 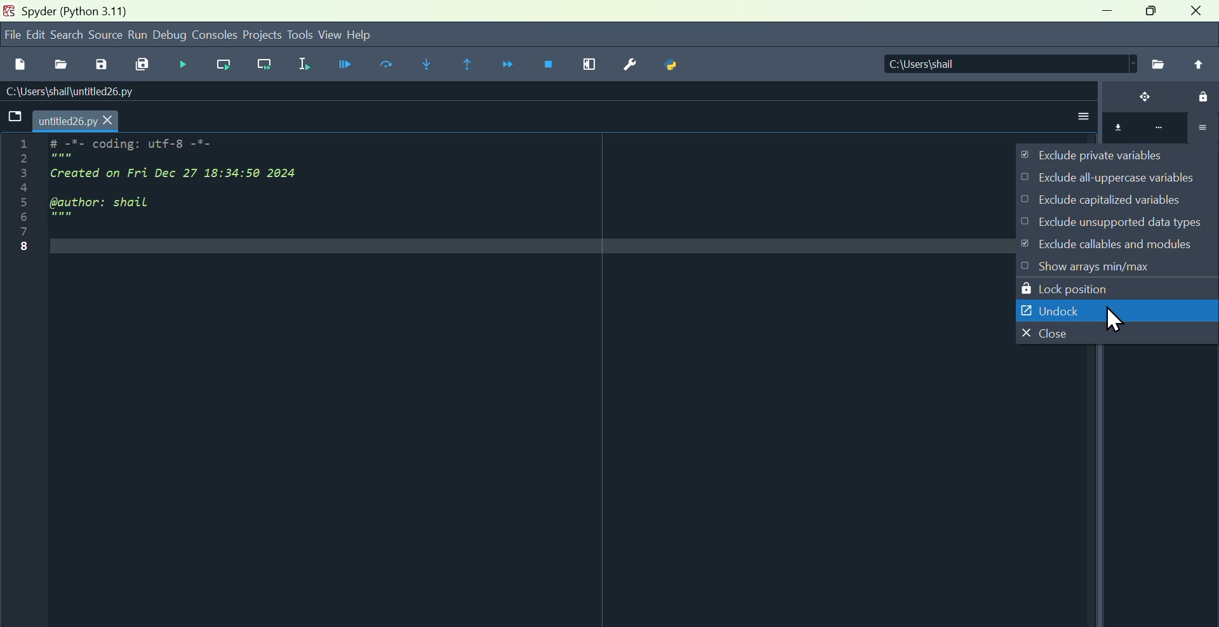 What do you see at coordinates (1115, 218) in the screenshot?
I see `OO Exclude unsupported data types` at bounding box center [1115, 218].